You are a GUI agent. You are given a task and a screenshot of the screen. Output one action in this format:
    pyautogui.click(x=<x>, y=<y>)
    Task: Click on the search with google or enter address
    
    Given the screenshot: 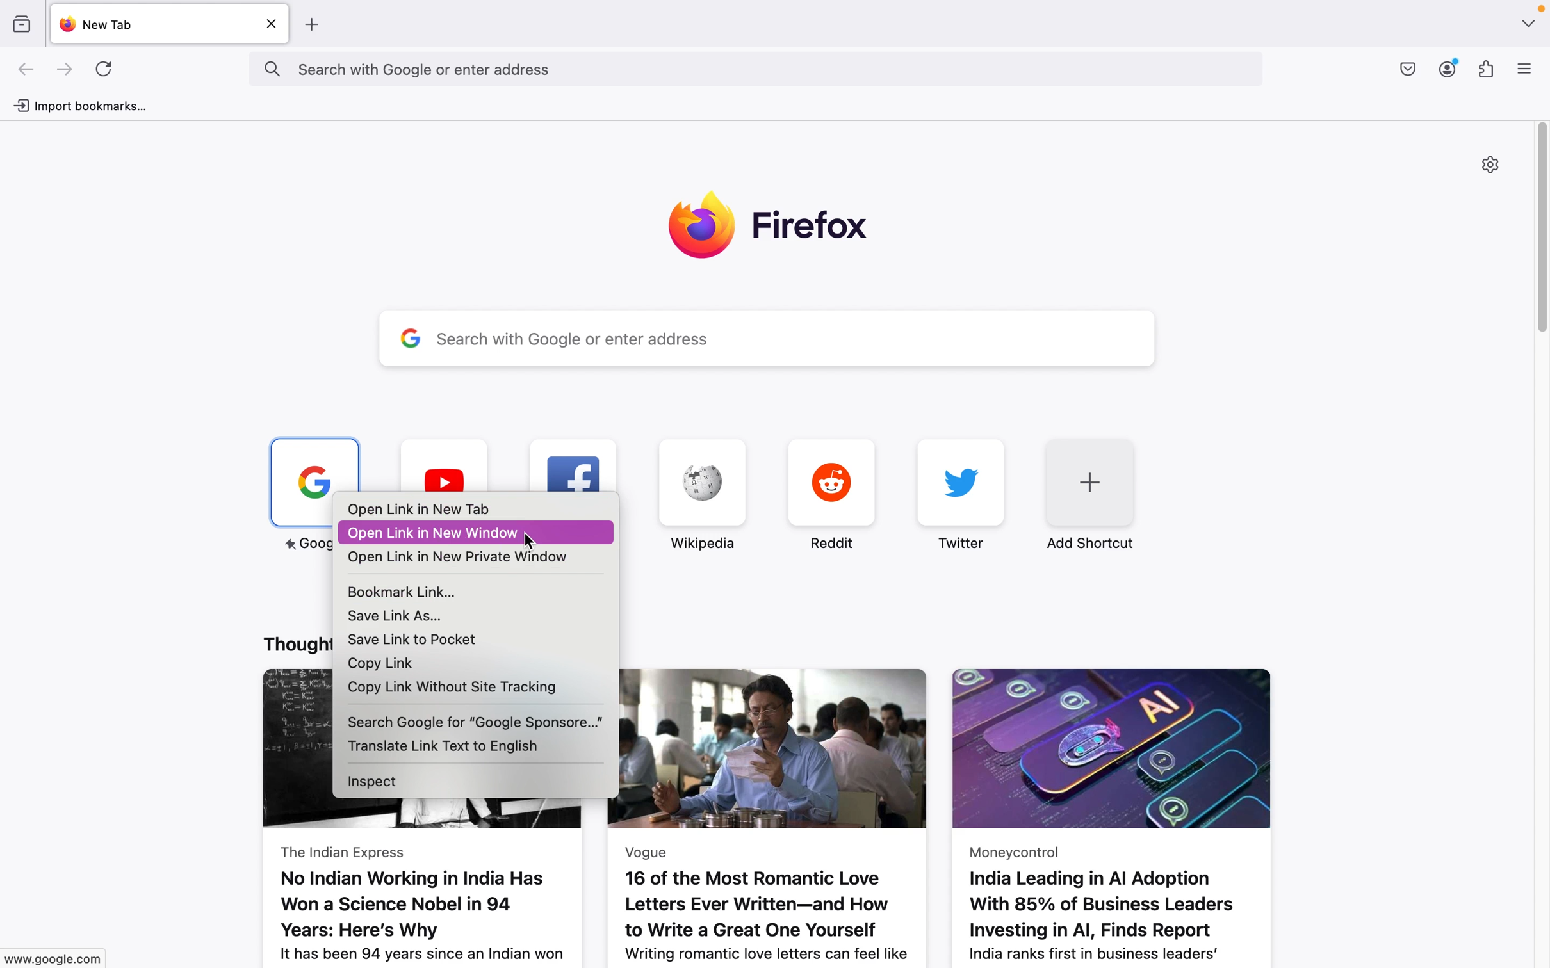 What is the action you would take?
    pyautogui.click(x=755, y=69)
    